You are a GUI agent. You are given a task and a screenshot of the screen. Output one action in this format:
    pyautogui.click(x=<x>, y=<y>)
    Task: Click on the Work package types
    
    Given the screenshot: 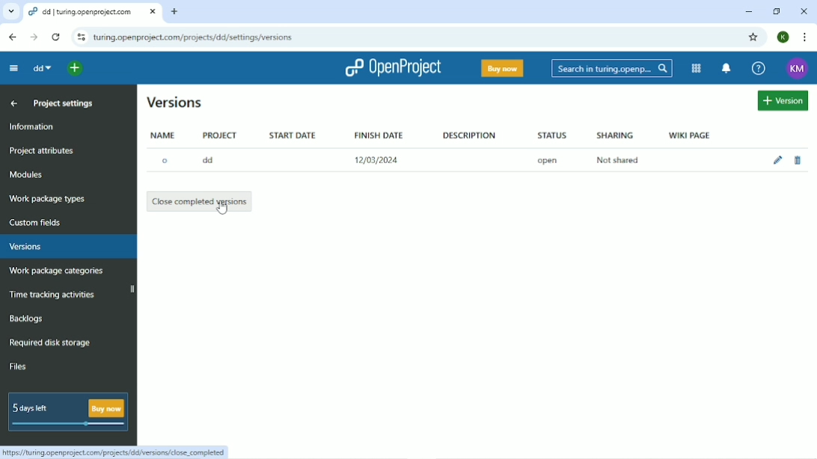 What is the action you would take?
    pyautogui.click(x=47, y=199)
    